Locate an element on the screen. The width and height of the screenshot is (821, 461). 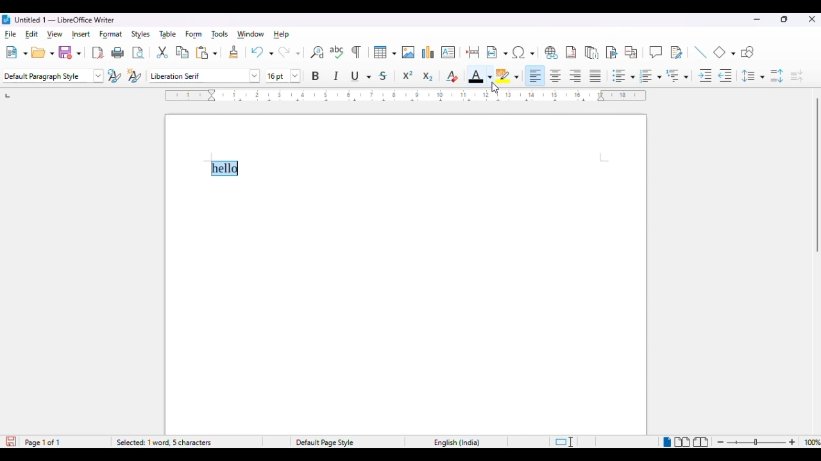
redo is located at coordinates (289, 52).